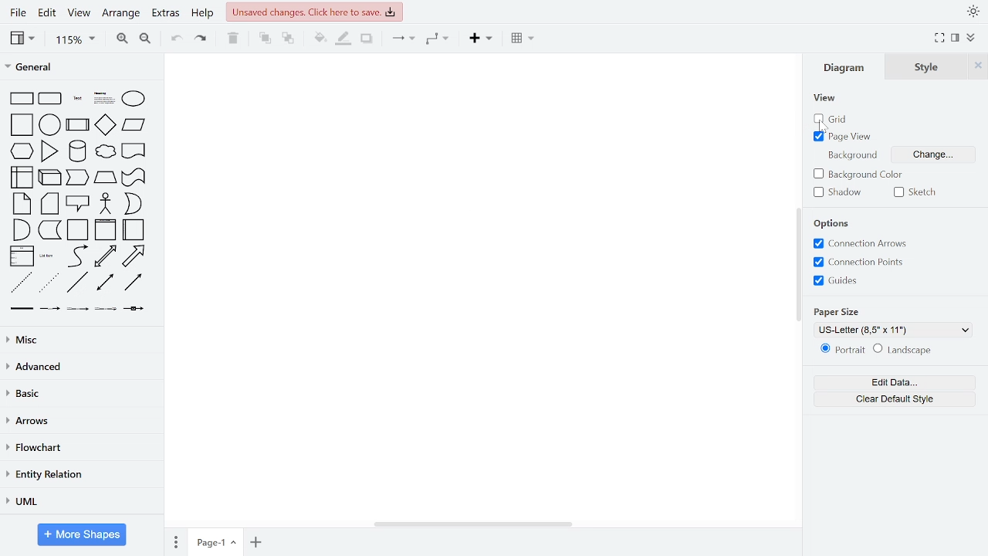 This screenshot has height=556, width=988. Describe the element at coordinates (853, 157) in the screenshot. I see `background` at that location.